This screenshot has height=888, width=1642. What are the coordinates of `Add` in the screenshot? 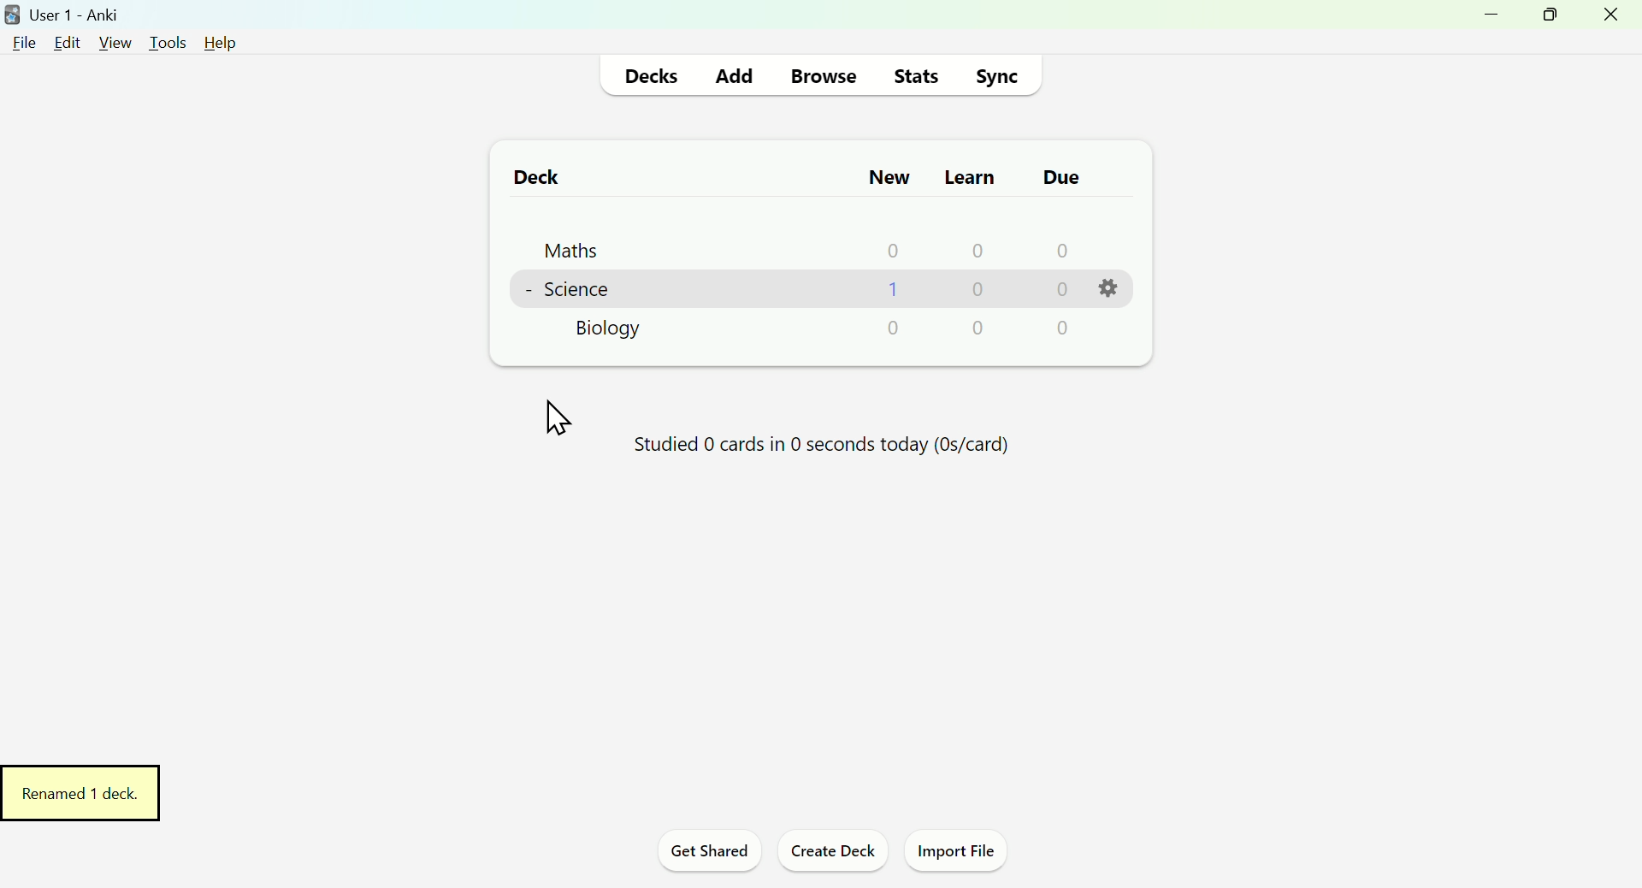 It's located at (735, 73).